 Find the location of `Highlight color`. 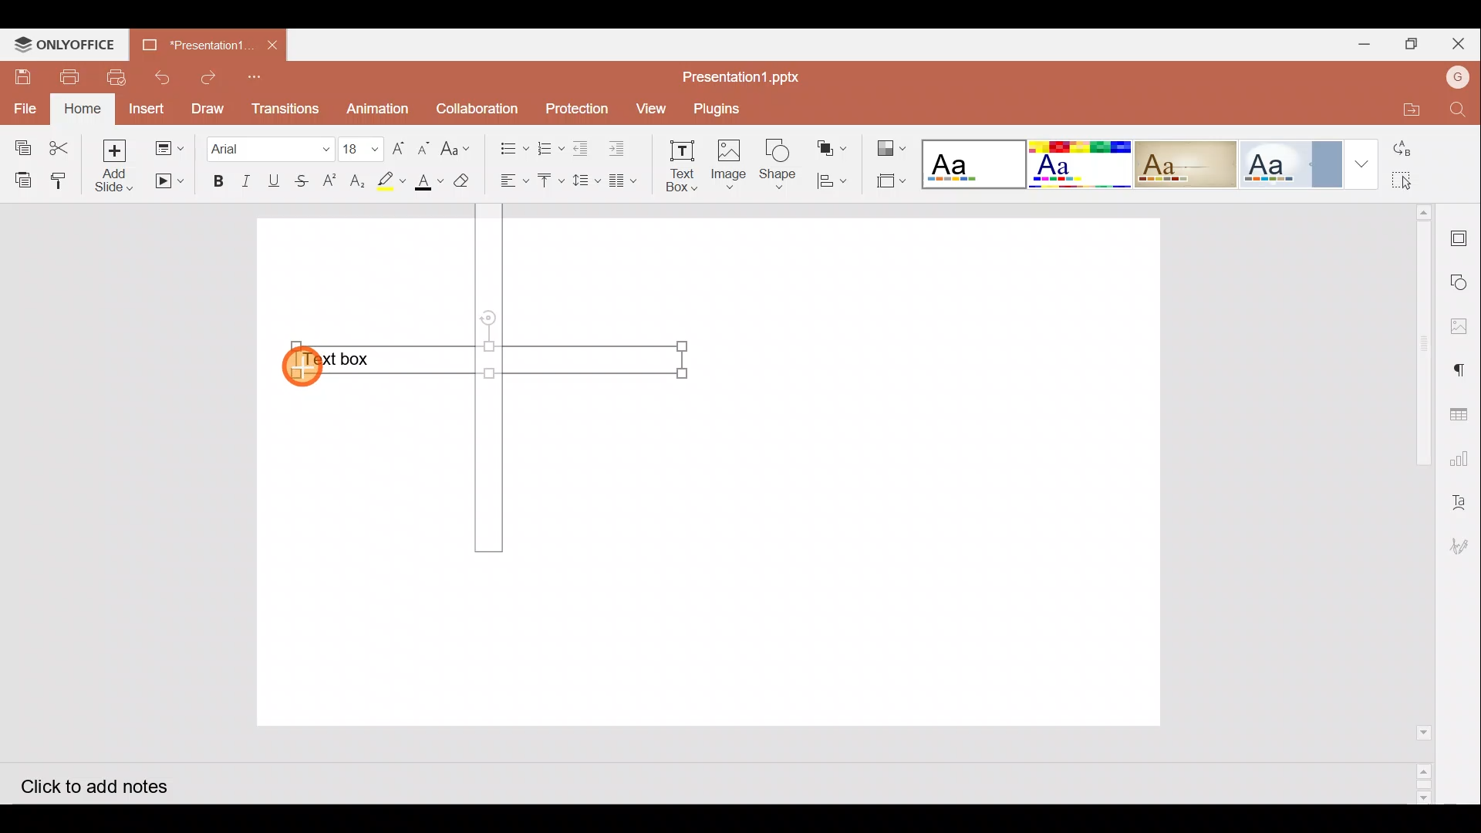

Highlight color is located at coordinates (387, 180).